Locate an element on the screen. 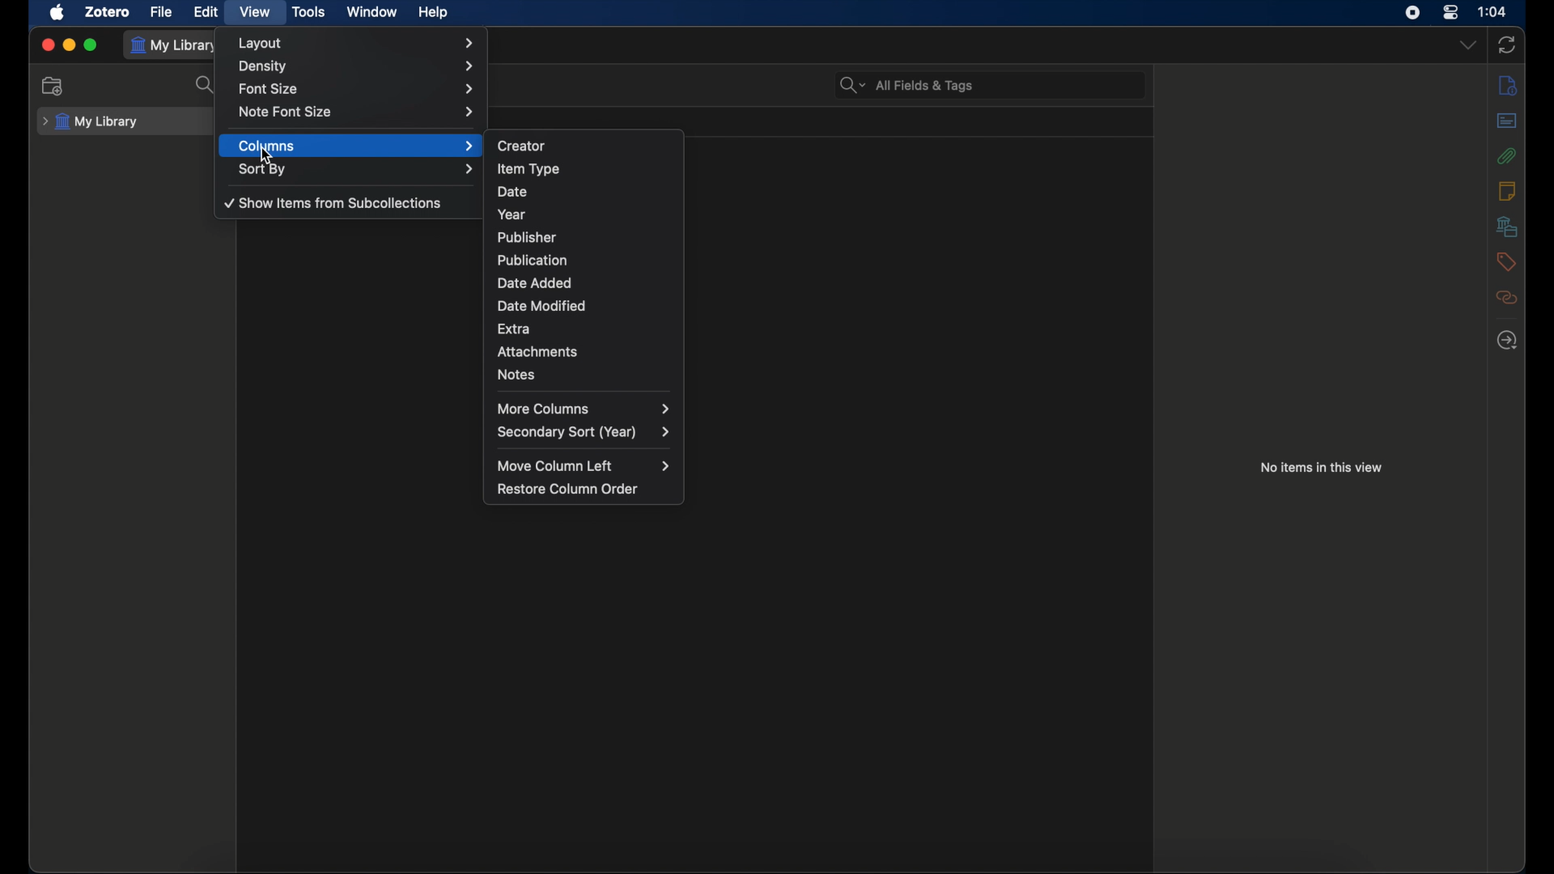  date added is located at coordinates (535, 283).